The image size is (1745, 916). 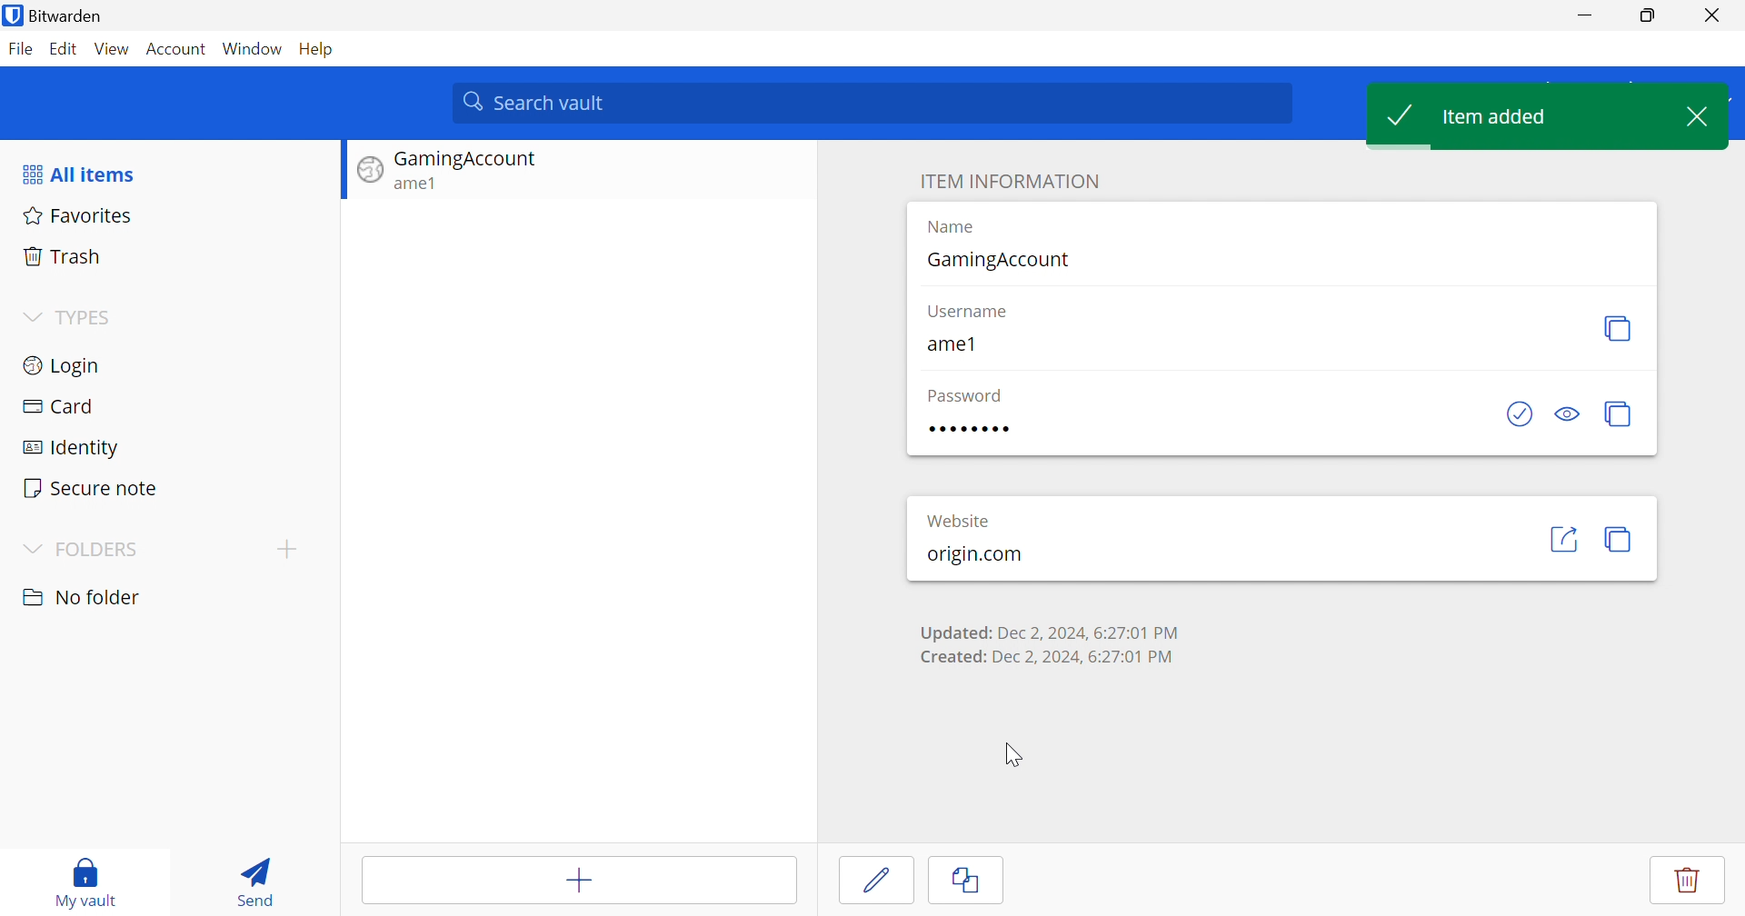 I want to click on Drop Down, so click(x=28, y=548).